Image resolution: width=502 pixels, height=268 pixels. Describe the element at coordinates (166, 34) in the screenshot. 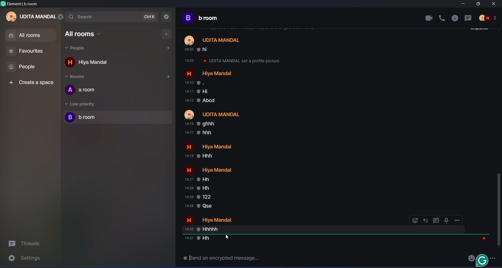

I see `add room` at that location.